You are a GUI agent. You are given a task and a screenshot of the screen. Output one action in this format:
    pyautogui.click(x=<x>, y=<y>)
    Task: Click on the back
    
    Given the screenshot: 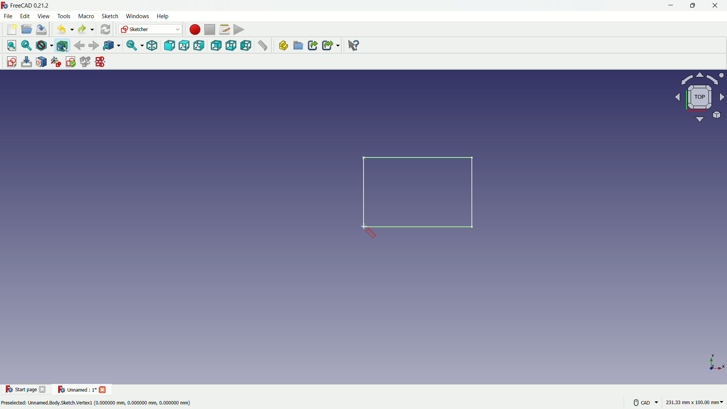 What is the action you would take?
    pyautogui.click(x=79, y=45)
    